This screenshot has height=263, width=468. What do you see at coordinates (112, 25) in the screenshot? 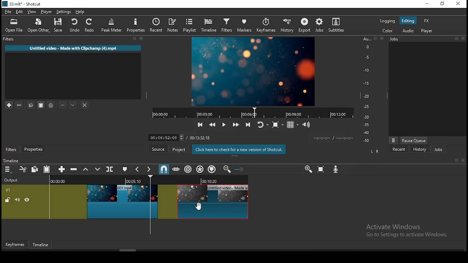
I see `peak meter` at bounding box center [112, 25].